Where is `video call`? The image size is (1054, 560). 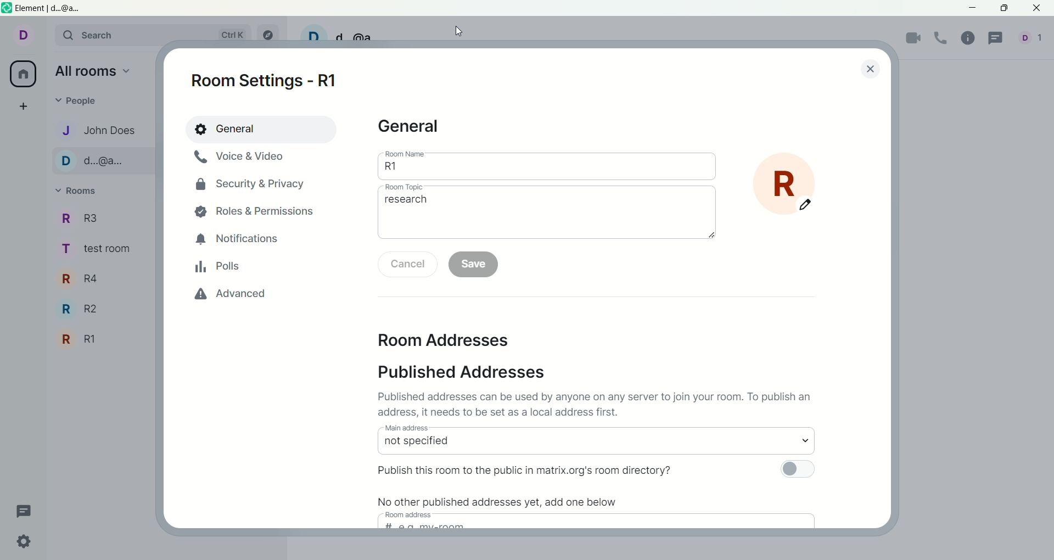
video call is located at coordinates (914, 40).